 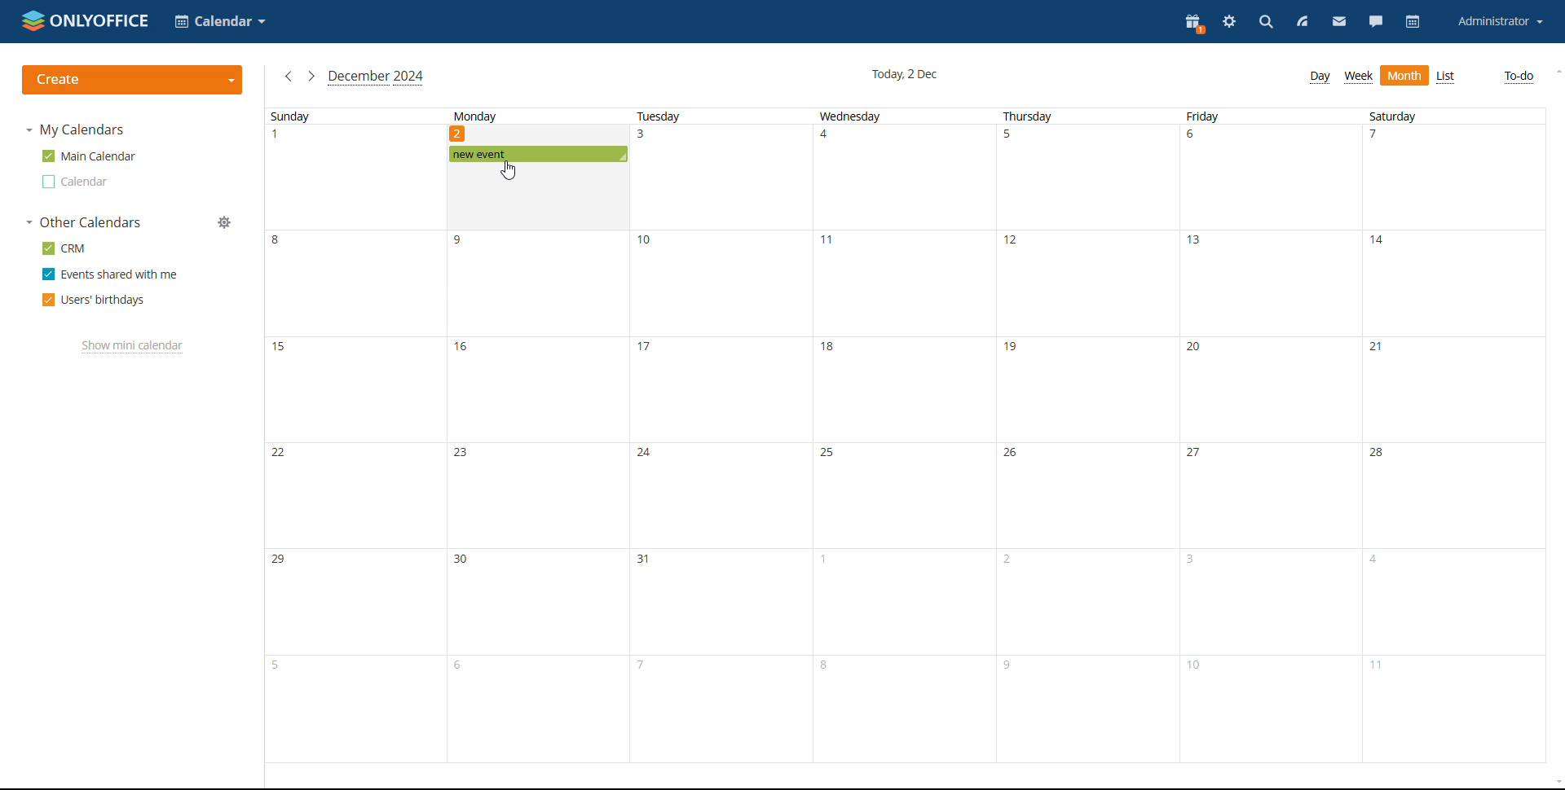 What do you see at coordinates (1303, 23) in the screenshot?
I see `feed` at bounding box center [1303, 23].